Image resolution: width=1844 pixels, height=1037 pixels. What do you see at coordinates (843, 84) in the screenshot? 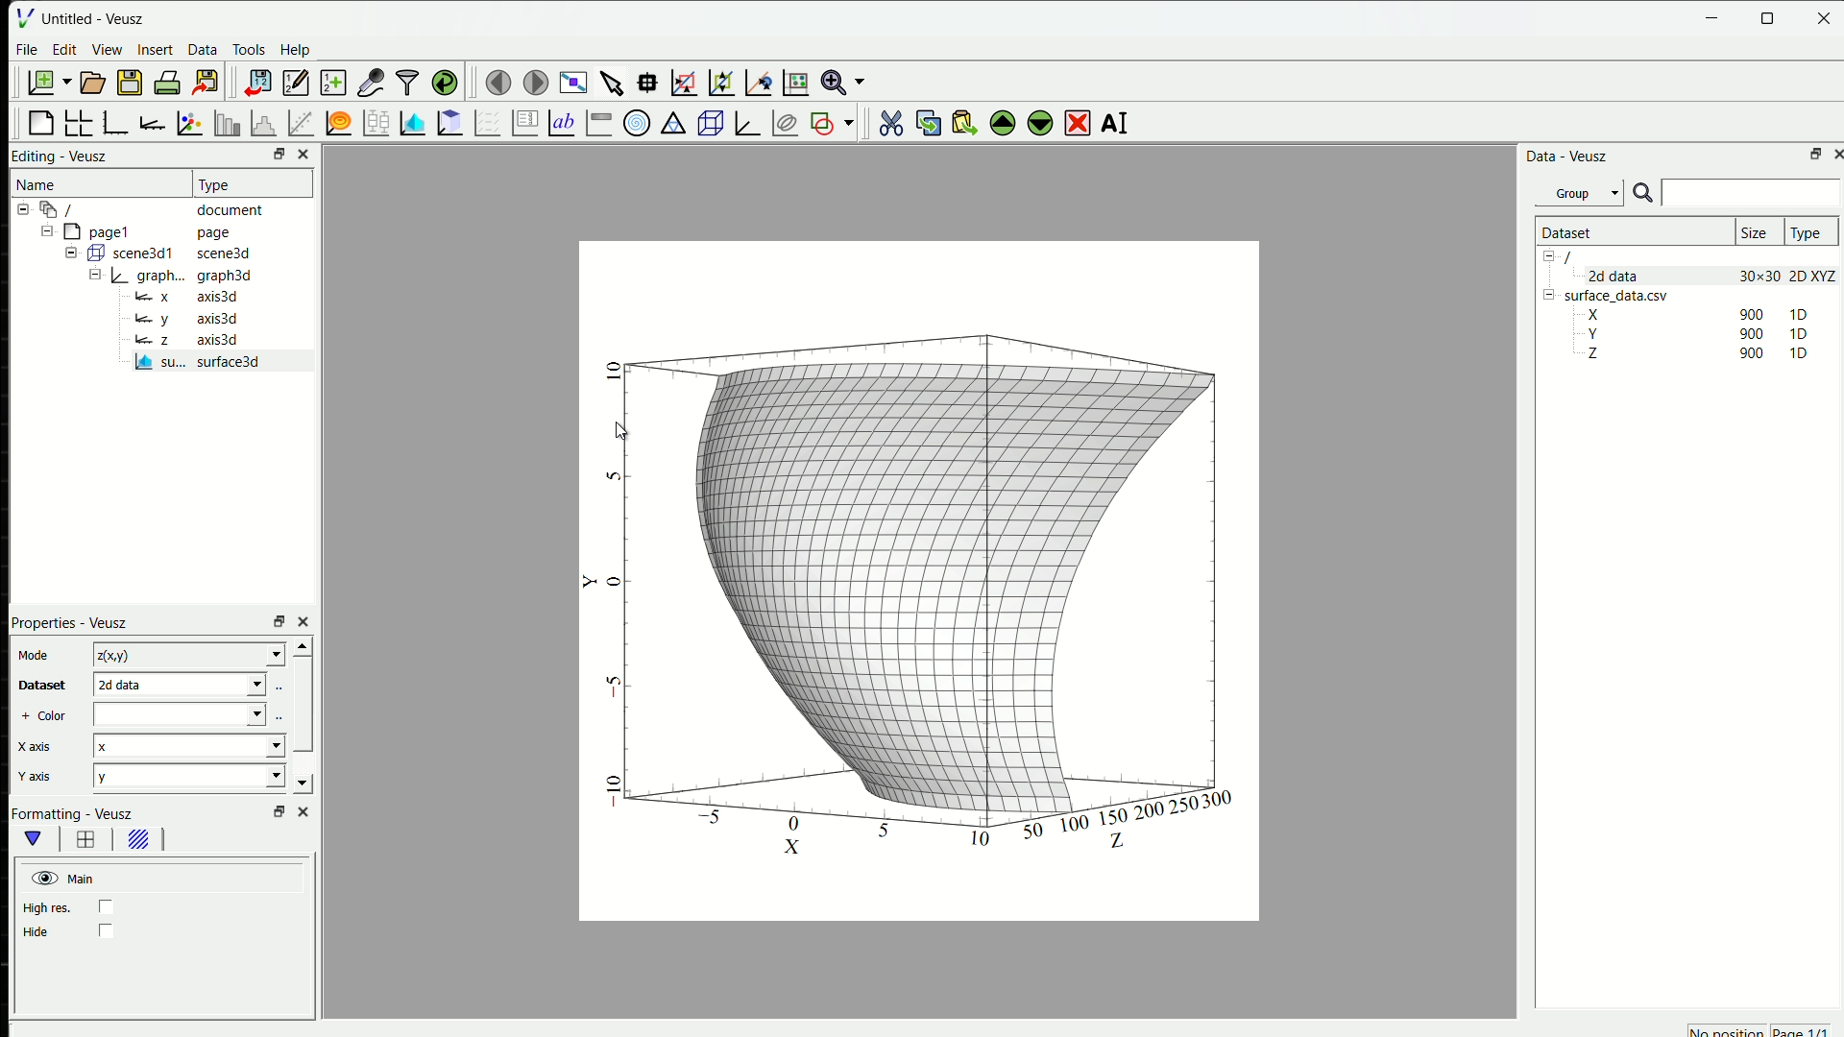
I see `zoom functions menu` at bounding box center [843, 84].